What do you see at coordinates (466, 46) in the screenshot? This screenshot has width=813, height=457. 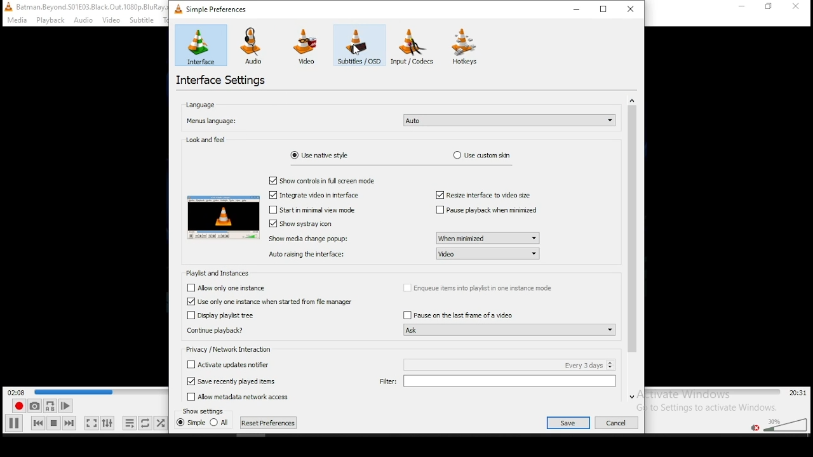 I see `hotkeys` at bounding box center [466, 46].